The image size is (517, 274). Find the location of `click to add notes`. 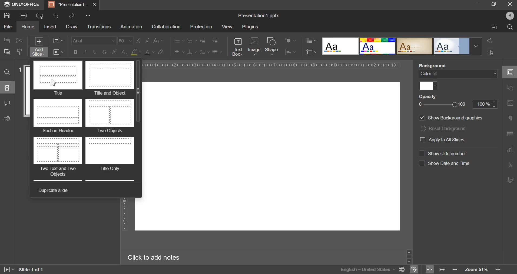

click to add notes is located at coordinates (157, 257).